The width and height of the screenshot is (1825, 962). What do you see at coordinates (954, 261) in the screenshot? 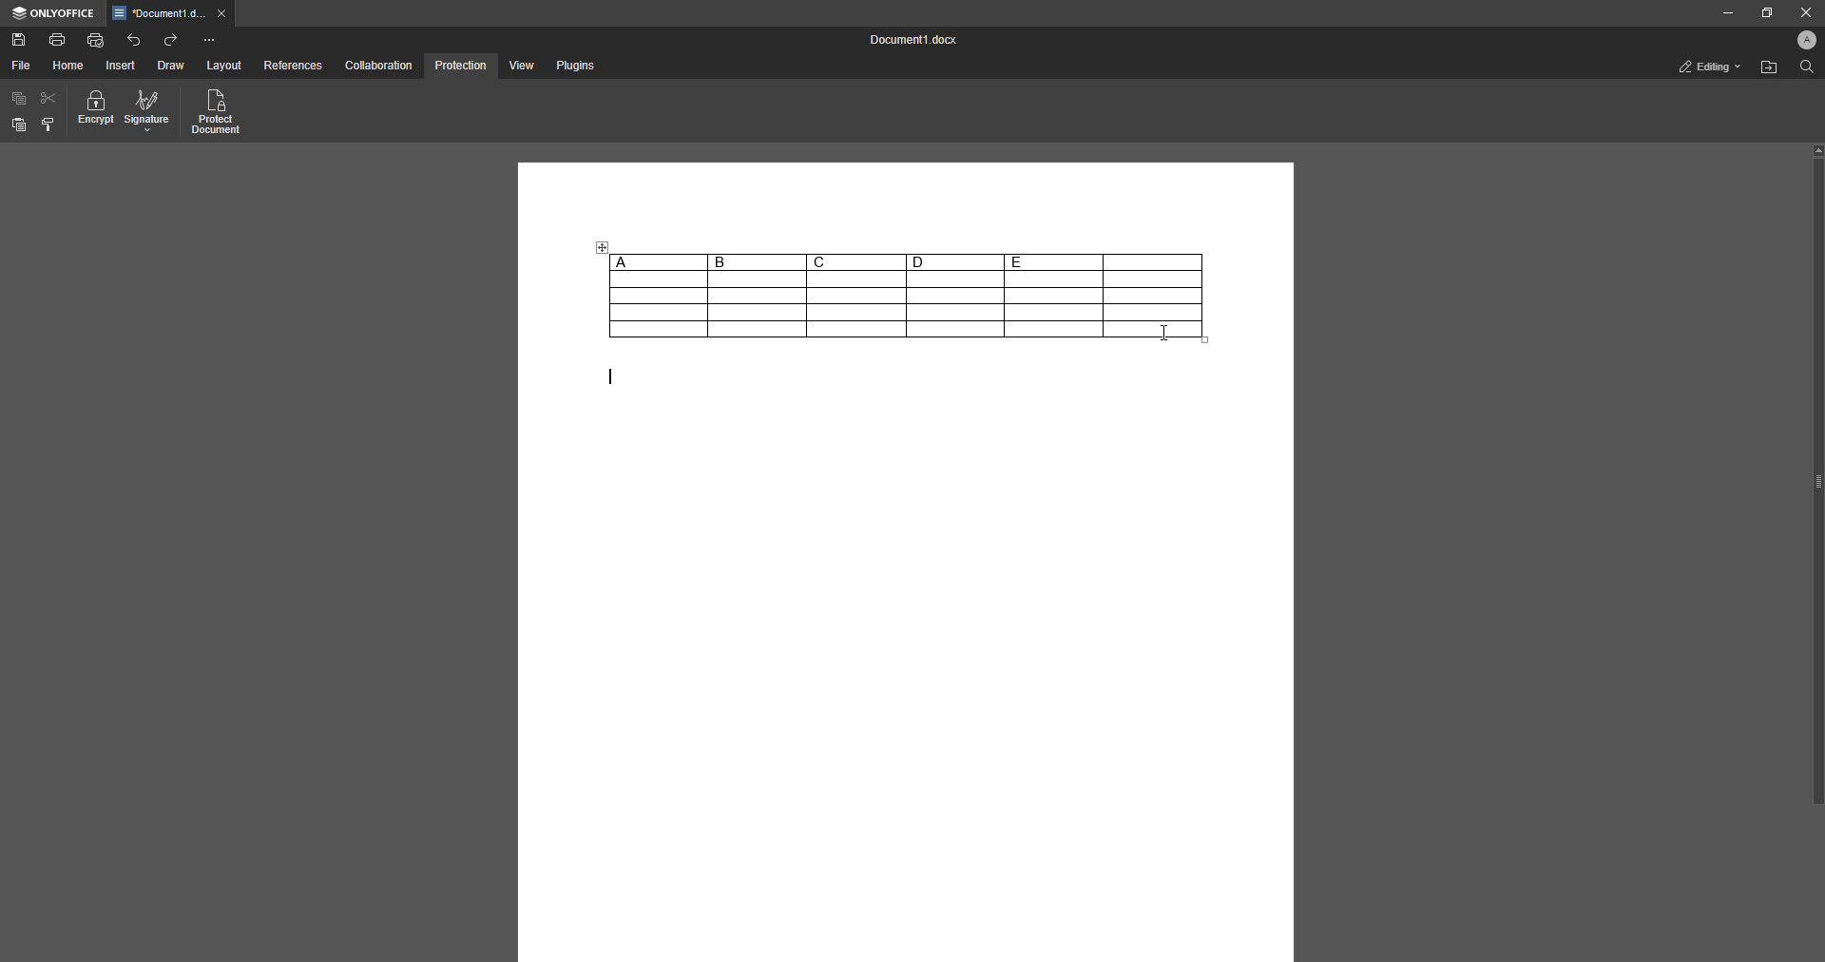
I see `D` at bounding box center [954, 261].